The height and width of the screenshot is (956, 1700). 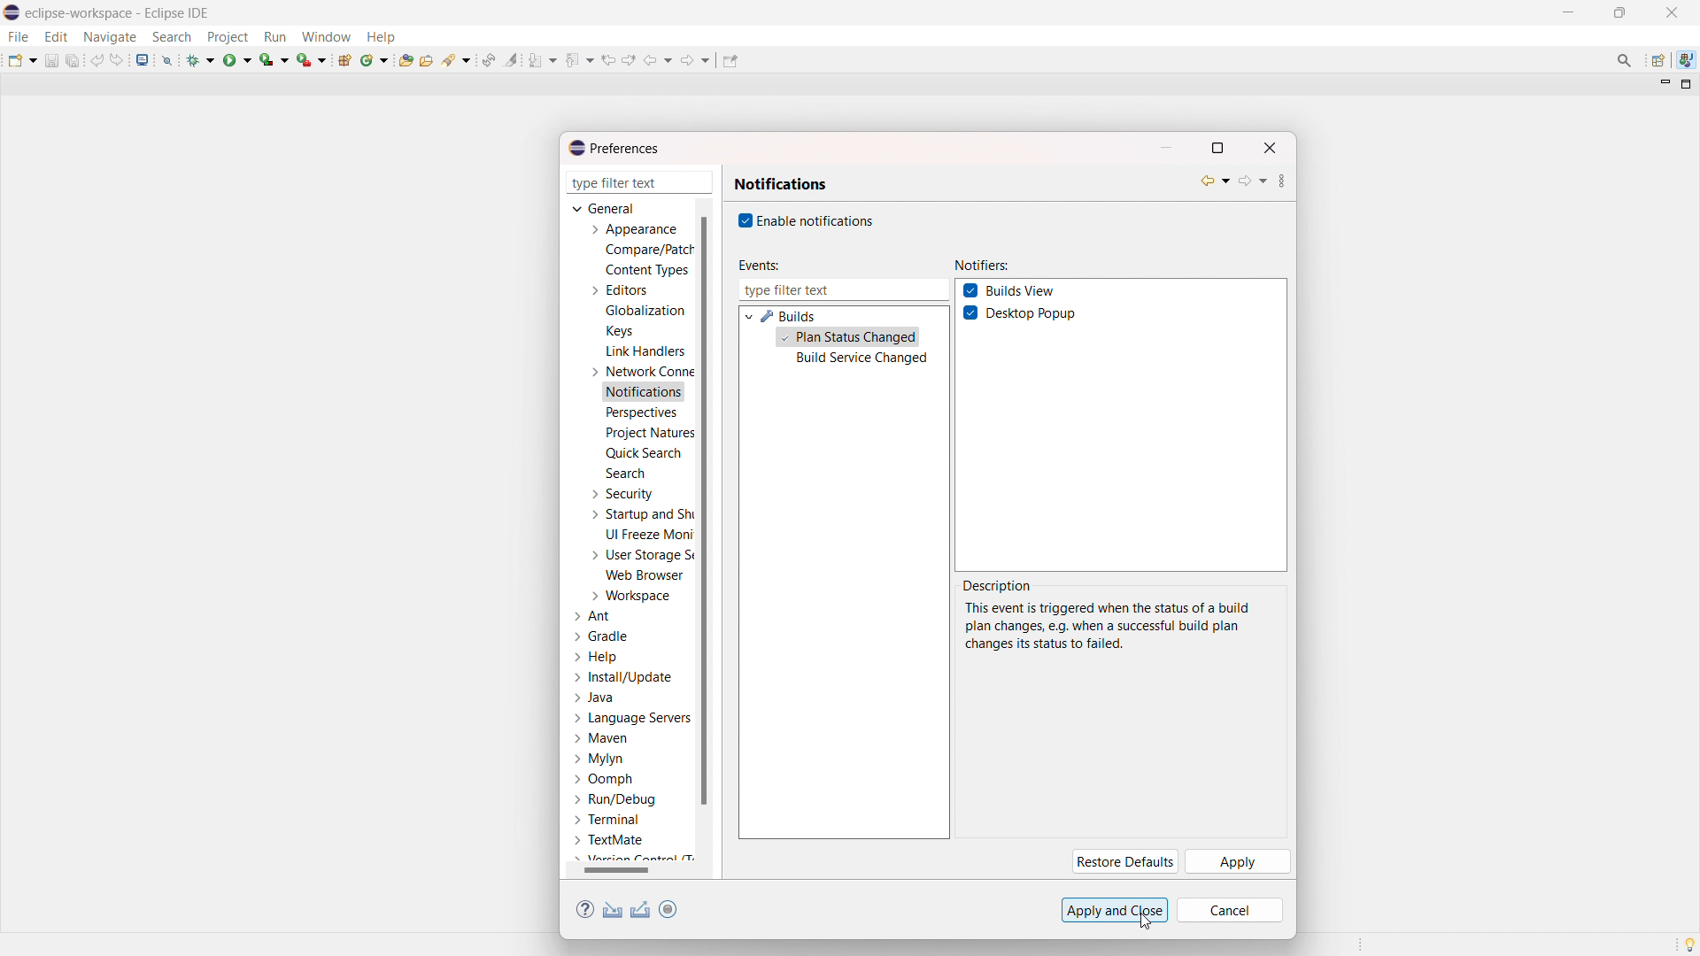 What do you see at coordinates (120, 12) in the screenshot?
I see `title` at bounding box center [120, 12].